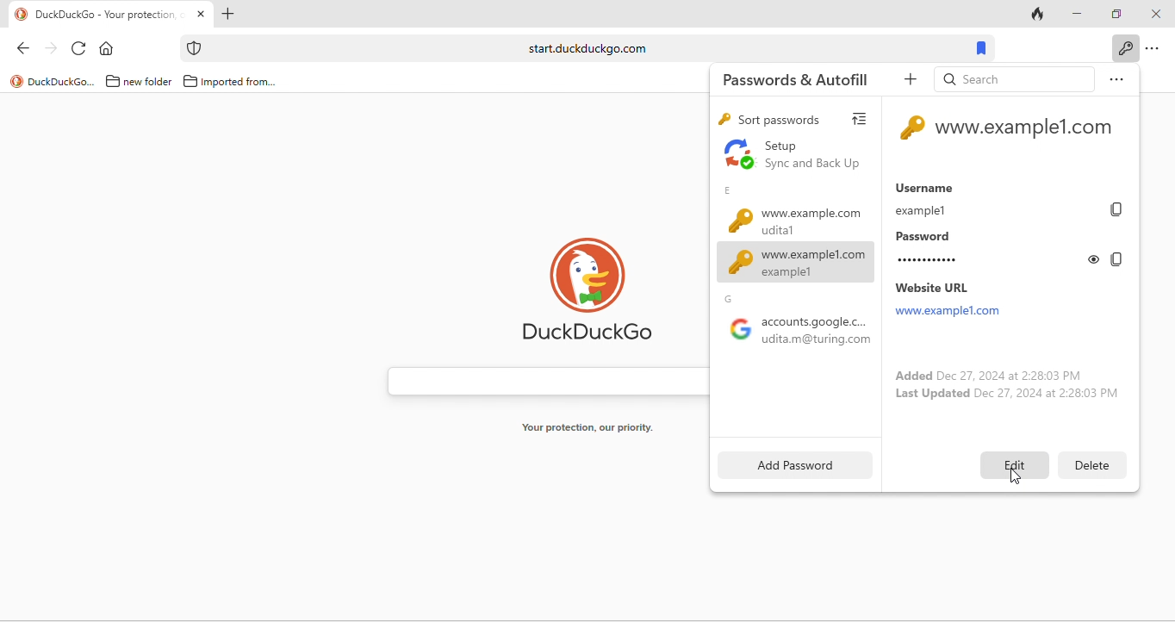  What do you see at coordinates (800, 334) in the screenshot?
I see `google accounts` at bounding box center [800, 334].